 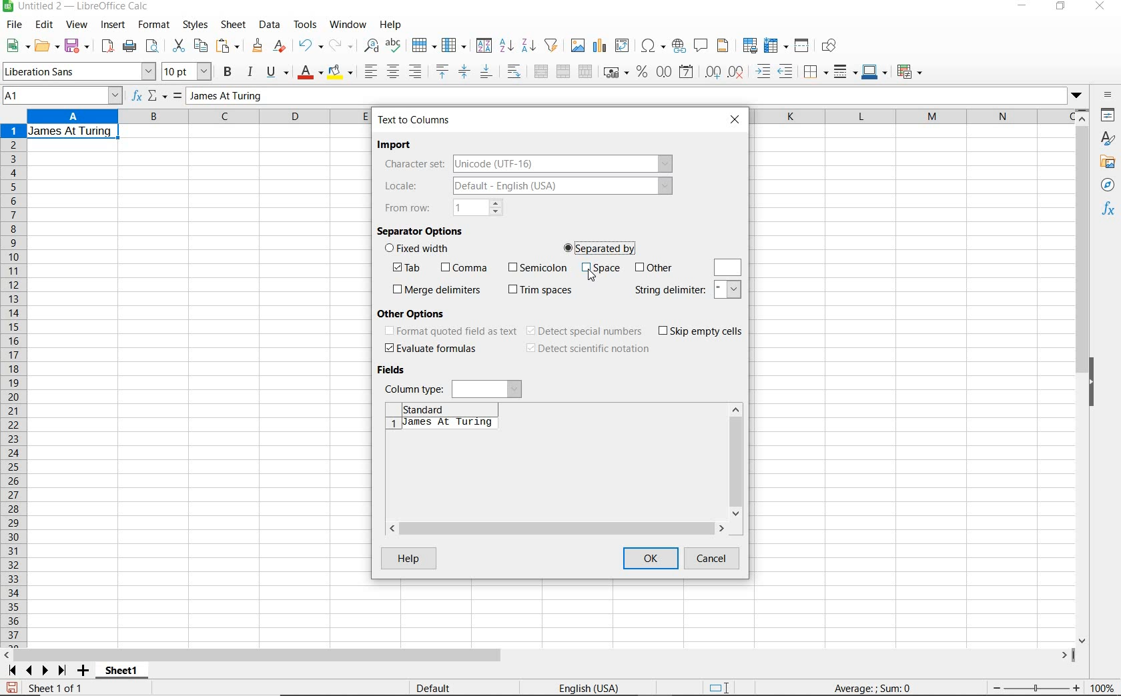 What do you see at coordinates (739, 72) in the screenshot?
I see `delete decimal place` at bounding box center [739, 72].